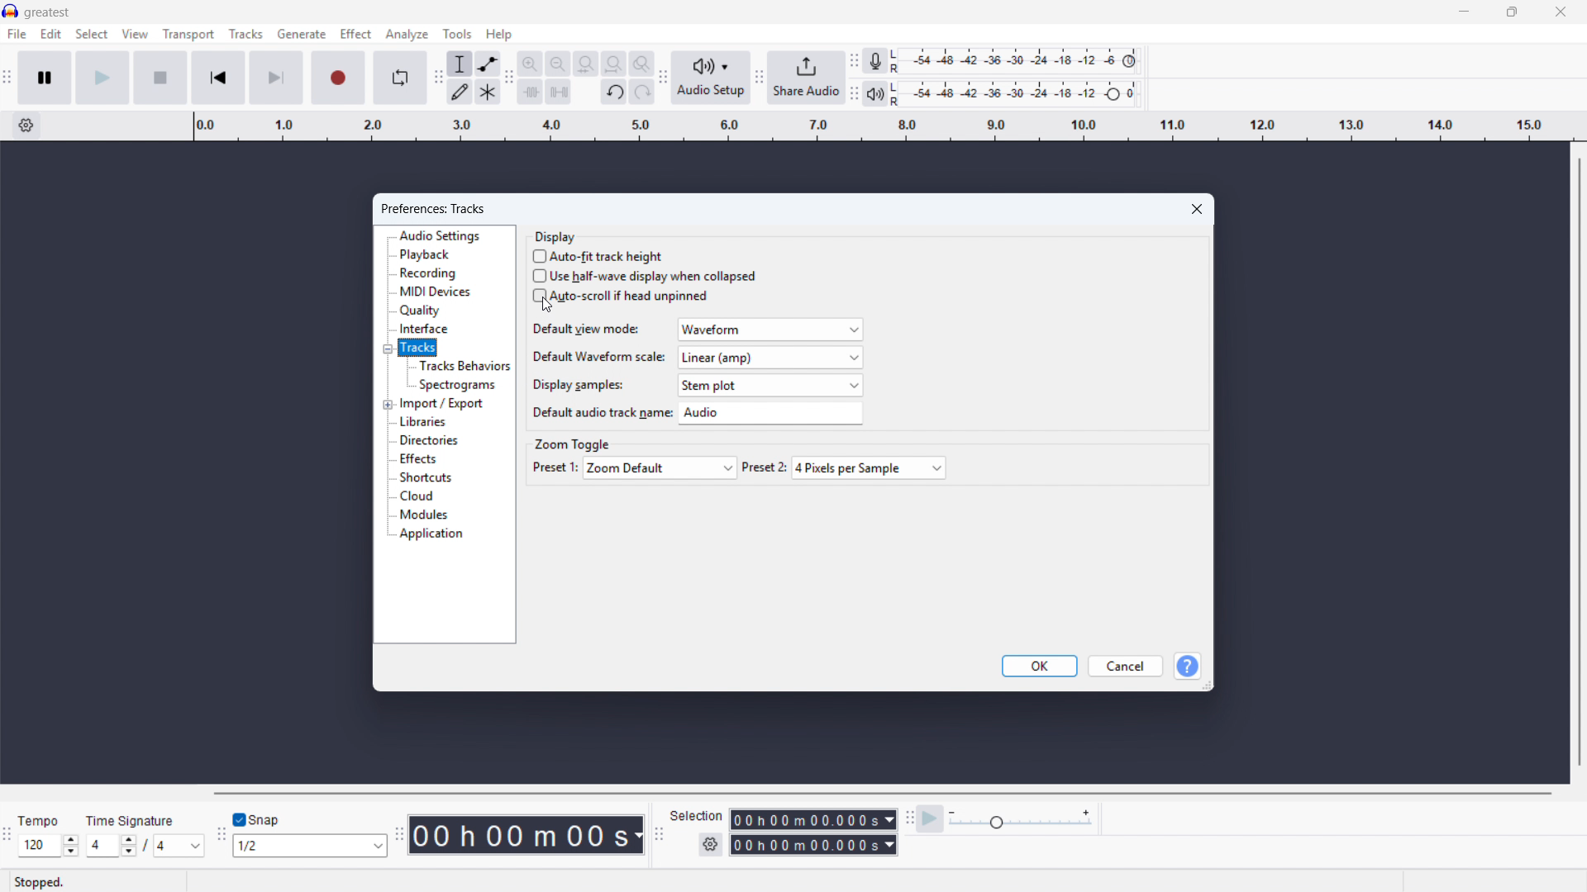 This screenshot has height=892, width=1587. I want to click on Vertical scroll bar , so click(1580, 462).